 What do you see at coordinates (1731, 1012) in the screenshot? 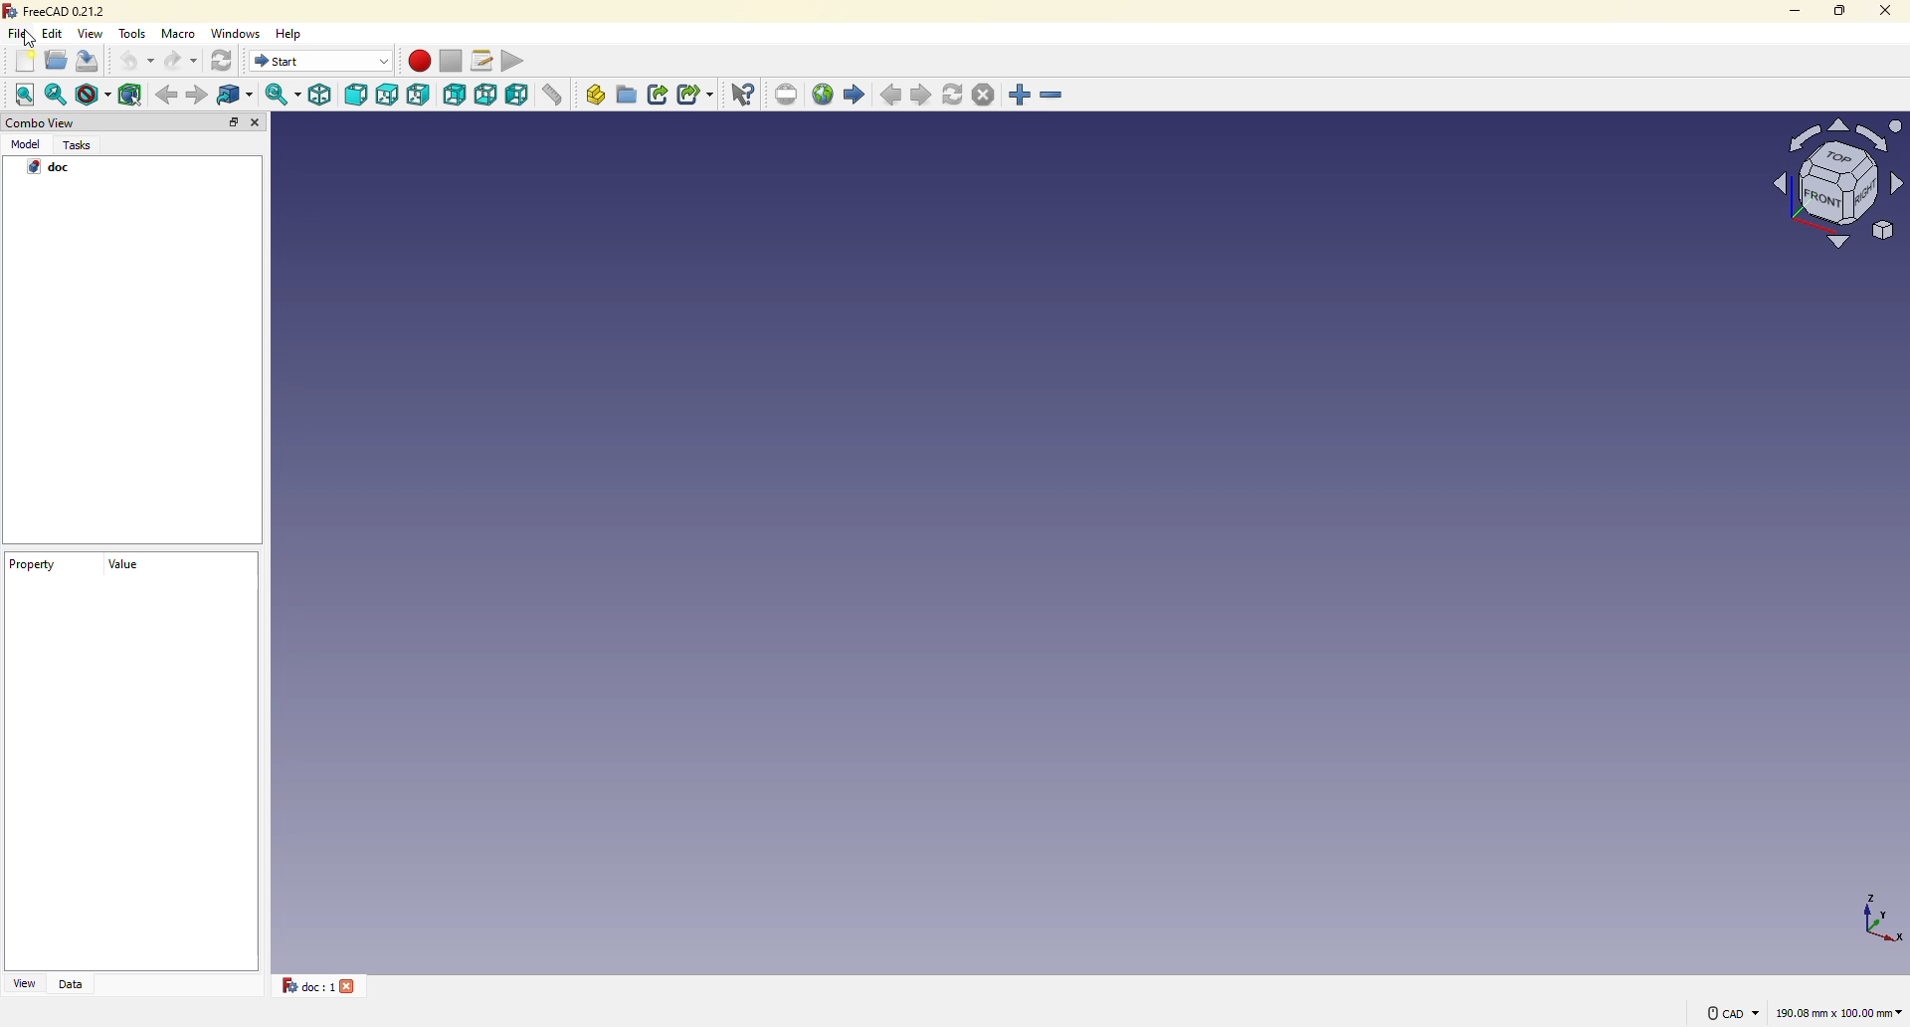
I see `cad navigation` at bounding box center [1731, 1012].